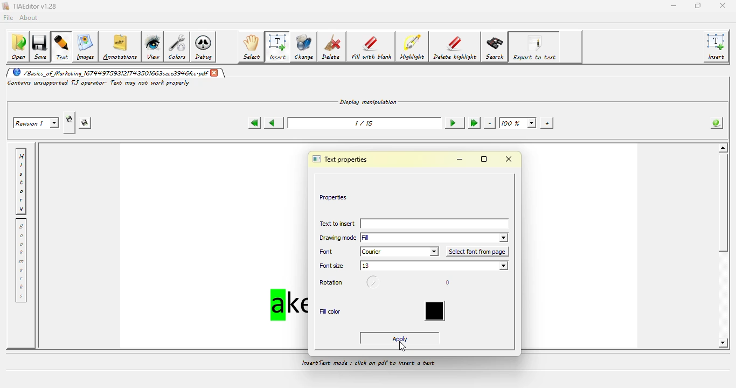  Describe the element at coordinates (252, 47) in the screenshot. I see `select` at that location.